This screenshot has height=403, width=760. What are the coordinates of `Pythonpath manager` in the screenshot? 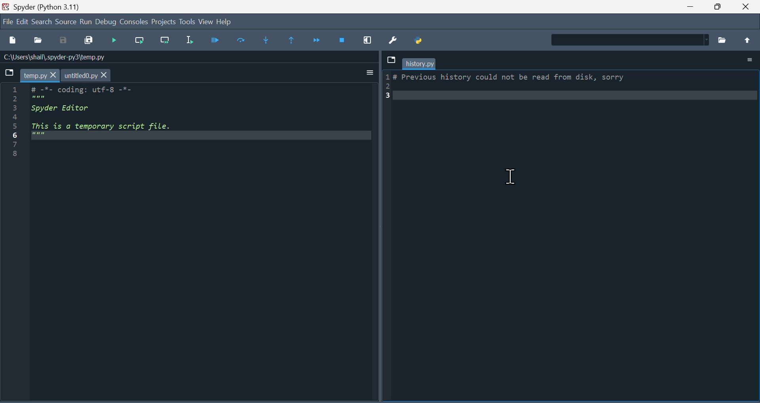 It's located at (425, 41).